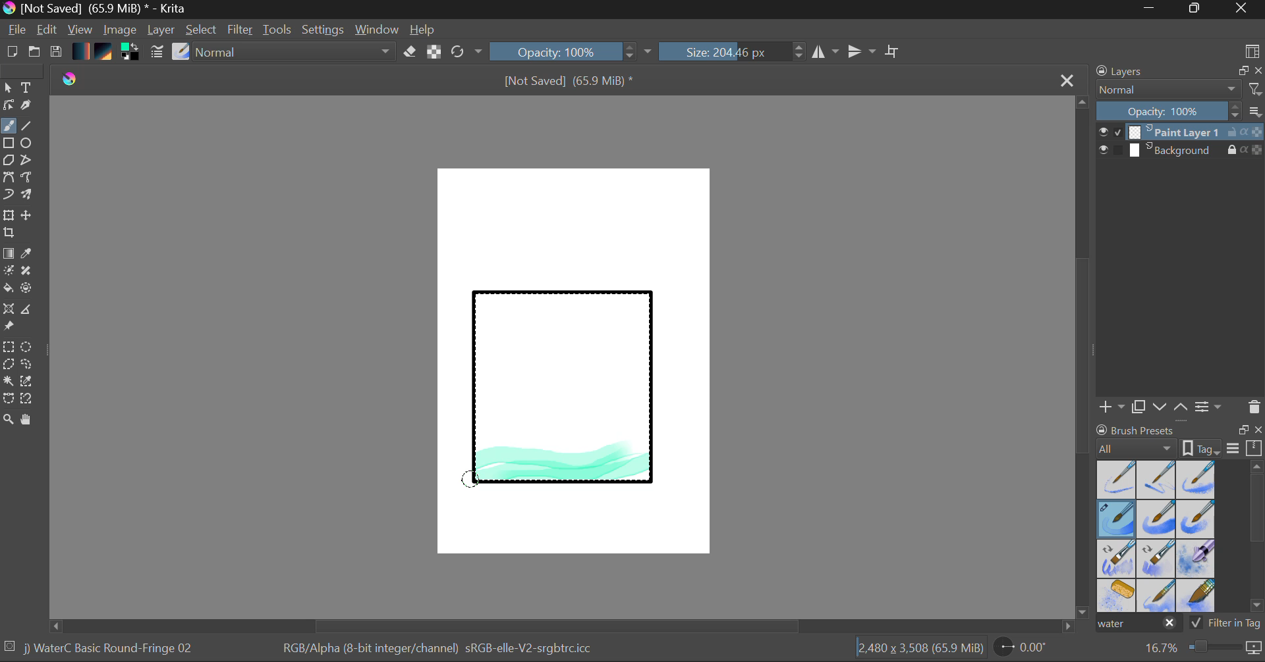  What do you see at coordinates (9, 420) in the screenshot?
I see `Zoom` at bounding box center [9, 420].